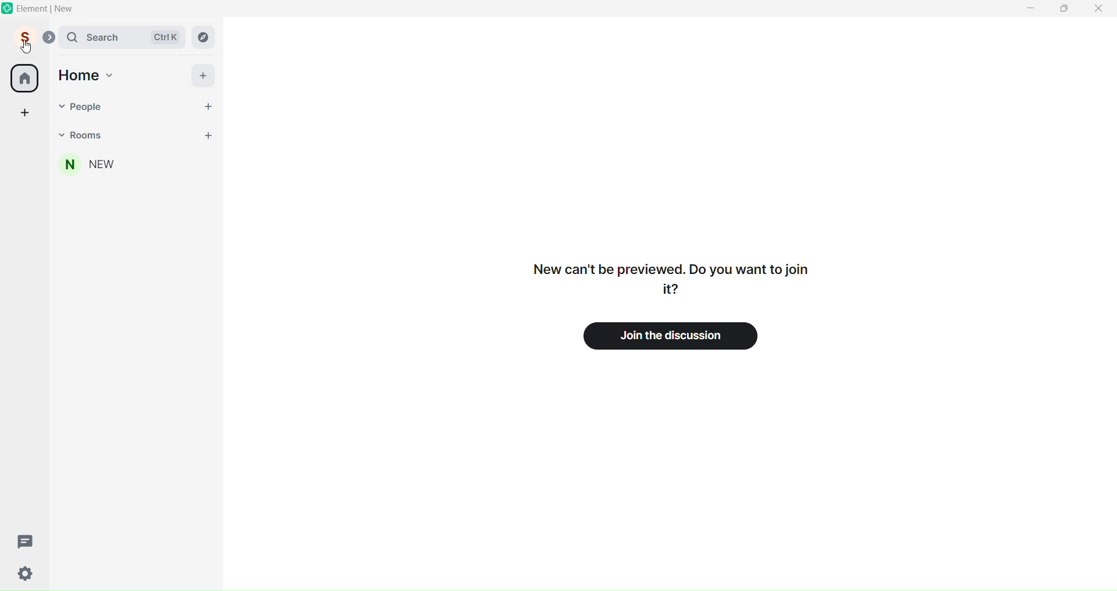  Describe the element at coordinates (58, 105) in the screenshot. I see `Dropdown` at that location.